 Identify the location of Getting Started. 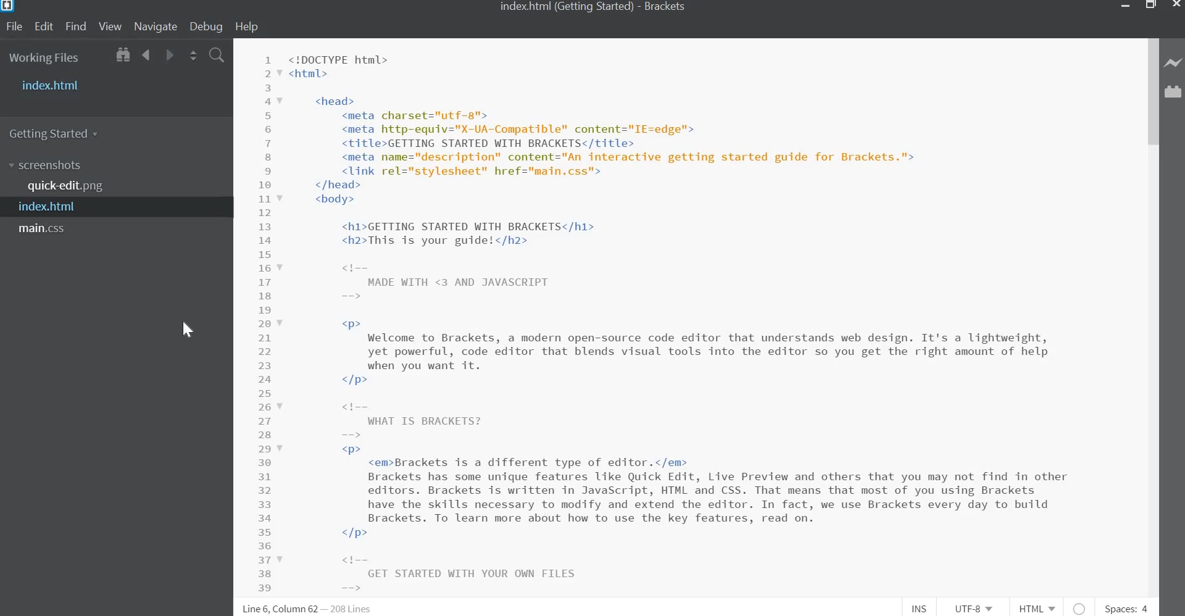
(58, 132).